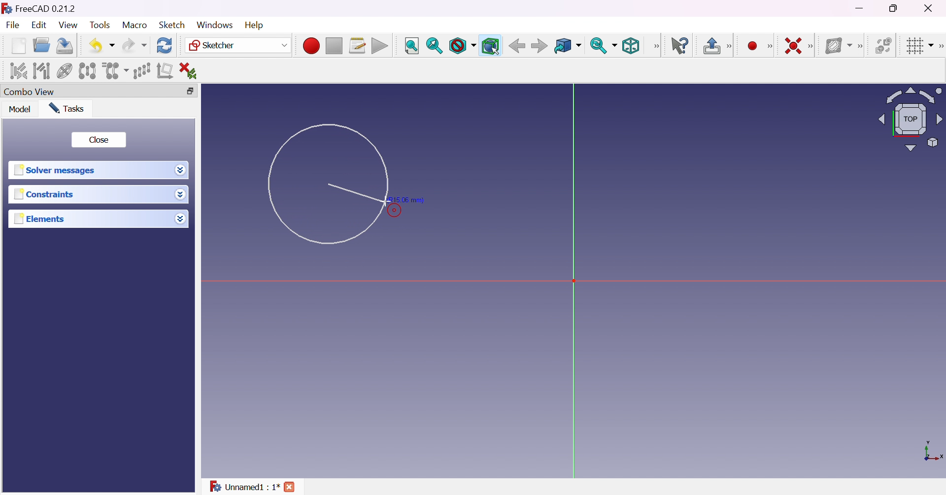 This screenshot has width=946, height=495. What do you see at coordinates (165, 71) in the screenshot?
I see `Remove axes alignment` at bounding box center [165, 71].